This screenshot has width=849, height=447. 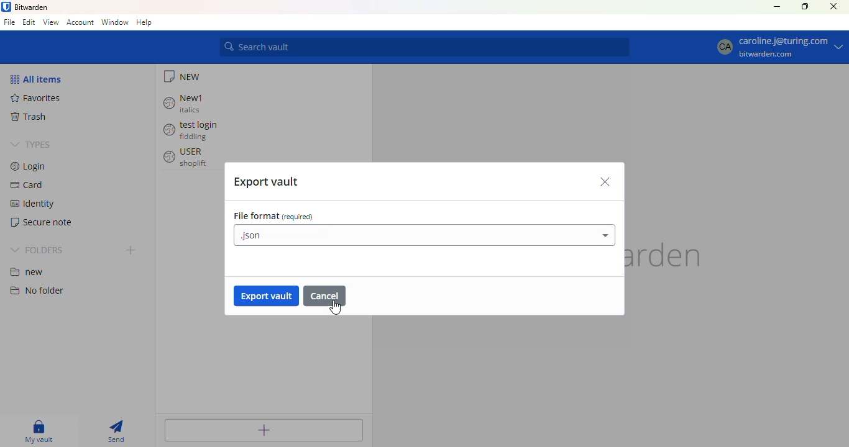 I want to click on close, so click(x=605, y=182).